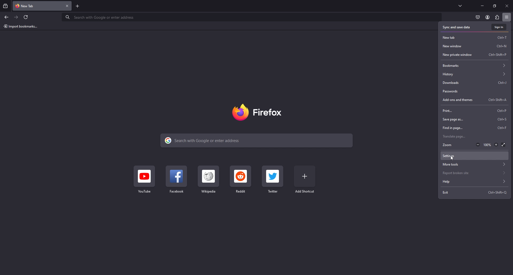  Describe the element at coordinates (458, 27) in the screenshot. I see `sync and save data` at that location.